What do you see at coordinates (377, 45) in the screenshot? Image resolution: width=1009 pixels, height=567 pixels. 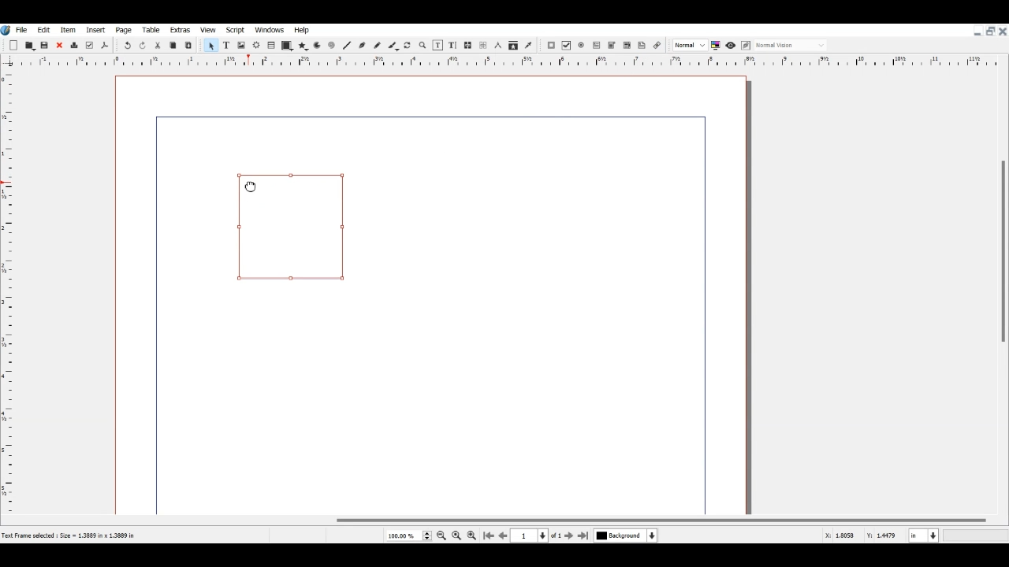 I see `Freehand line` at bounding box center [377, 45].